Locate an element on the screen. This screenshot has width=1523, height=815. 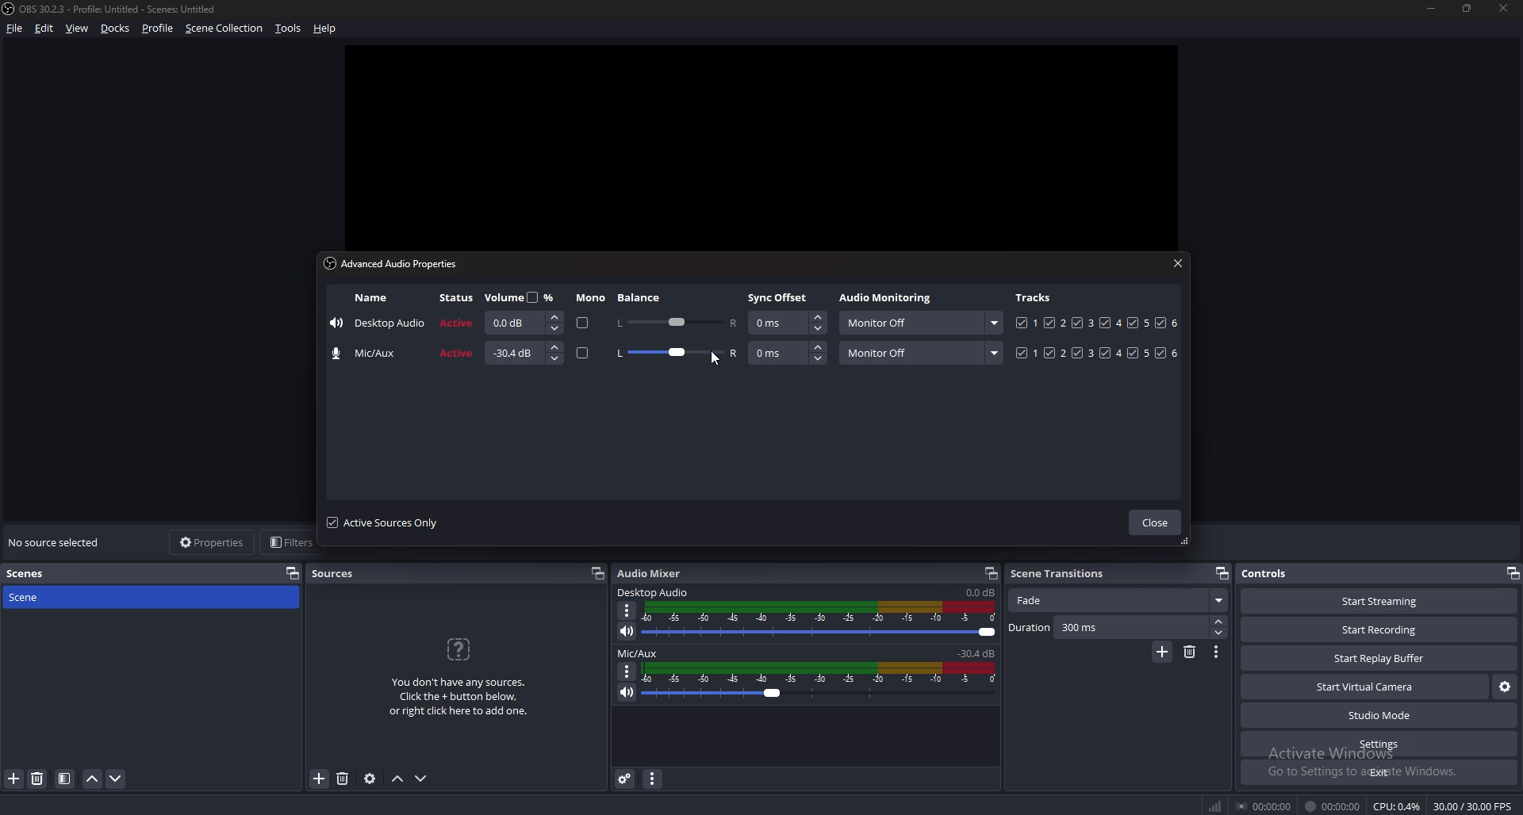
resize is located at coordinates (1468, 9).